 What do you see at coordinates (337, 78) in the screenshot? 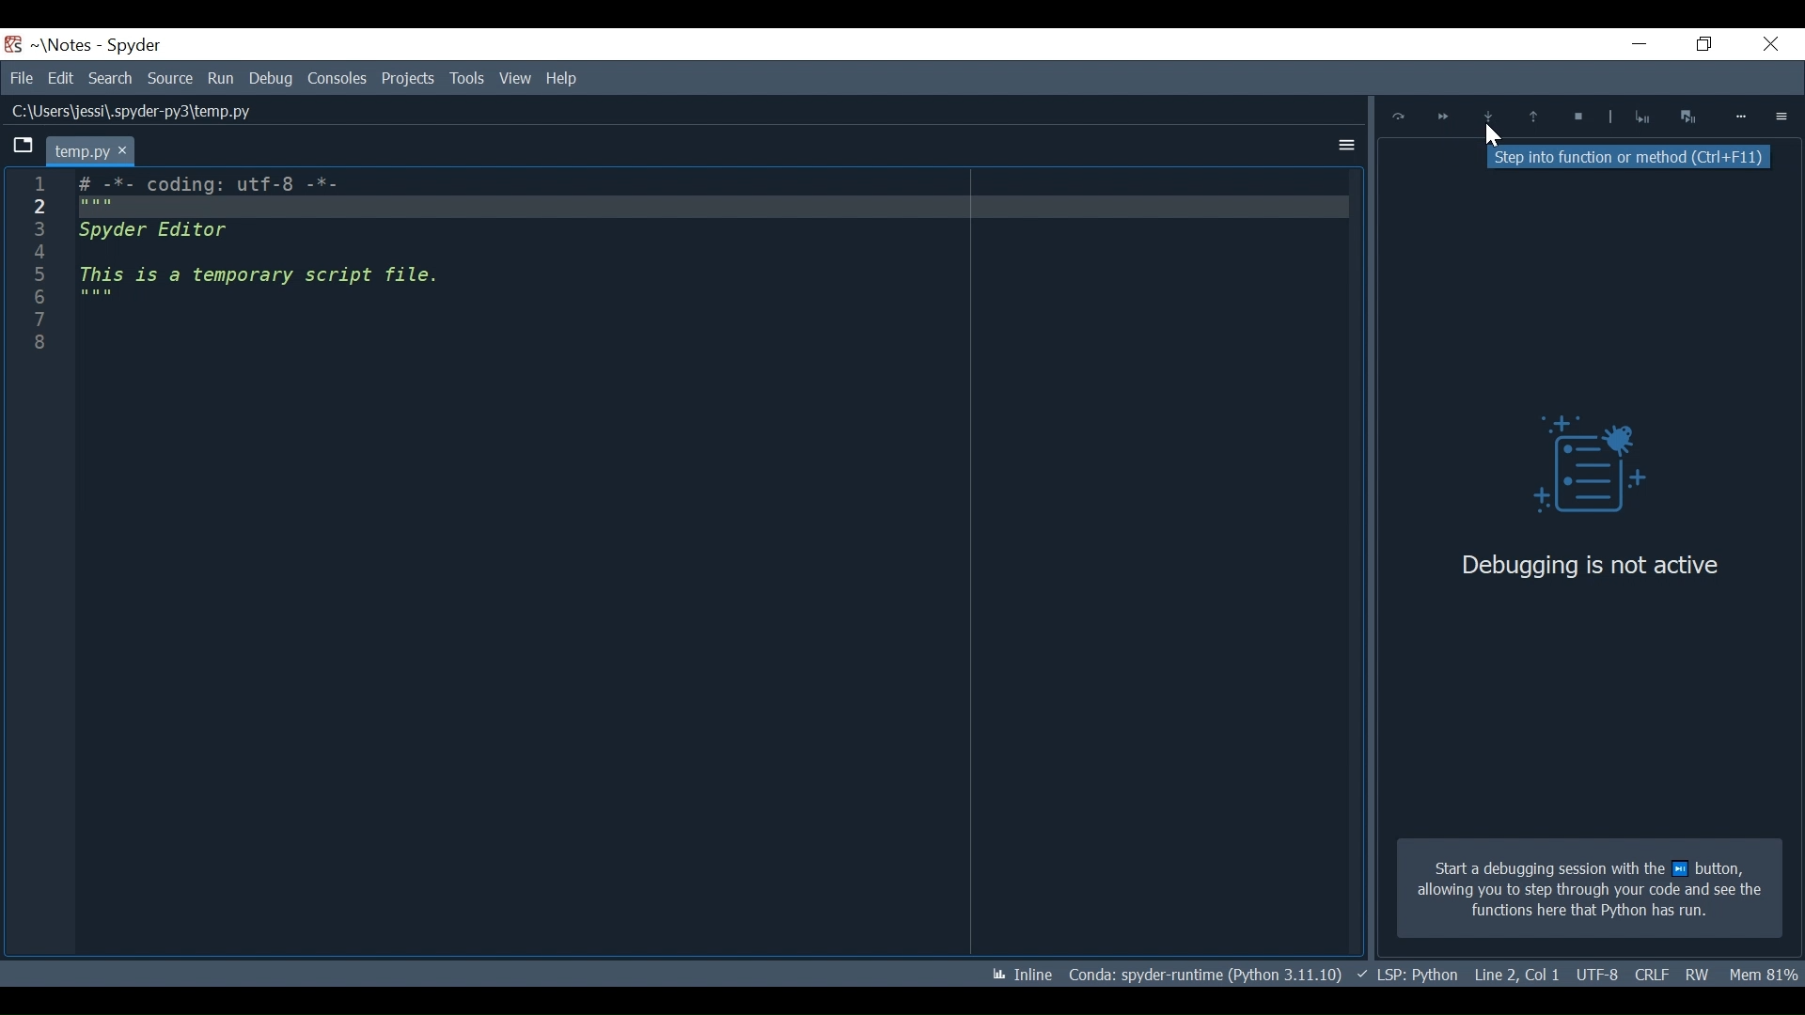
I see `Consoles` at bounding box center [337, 78].